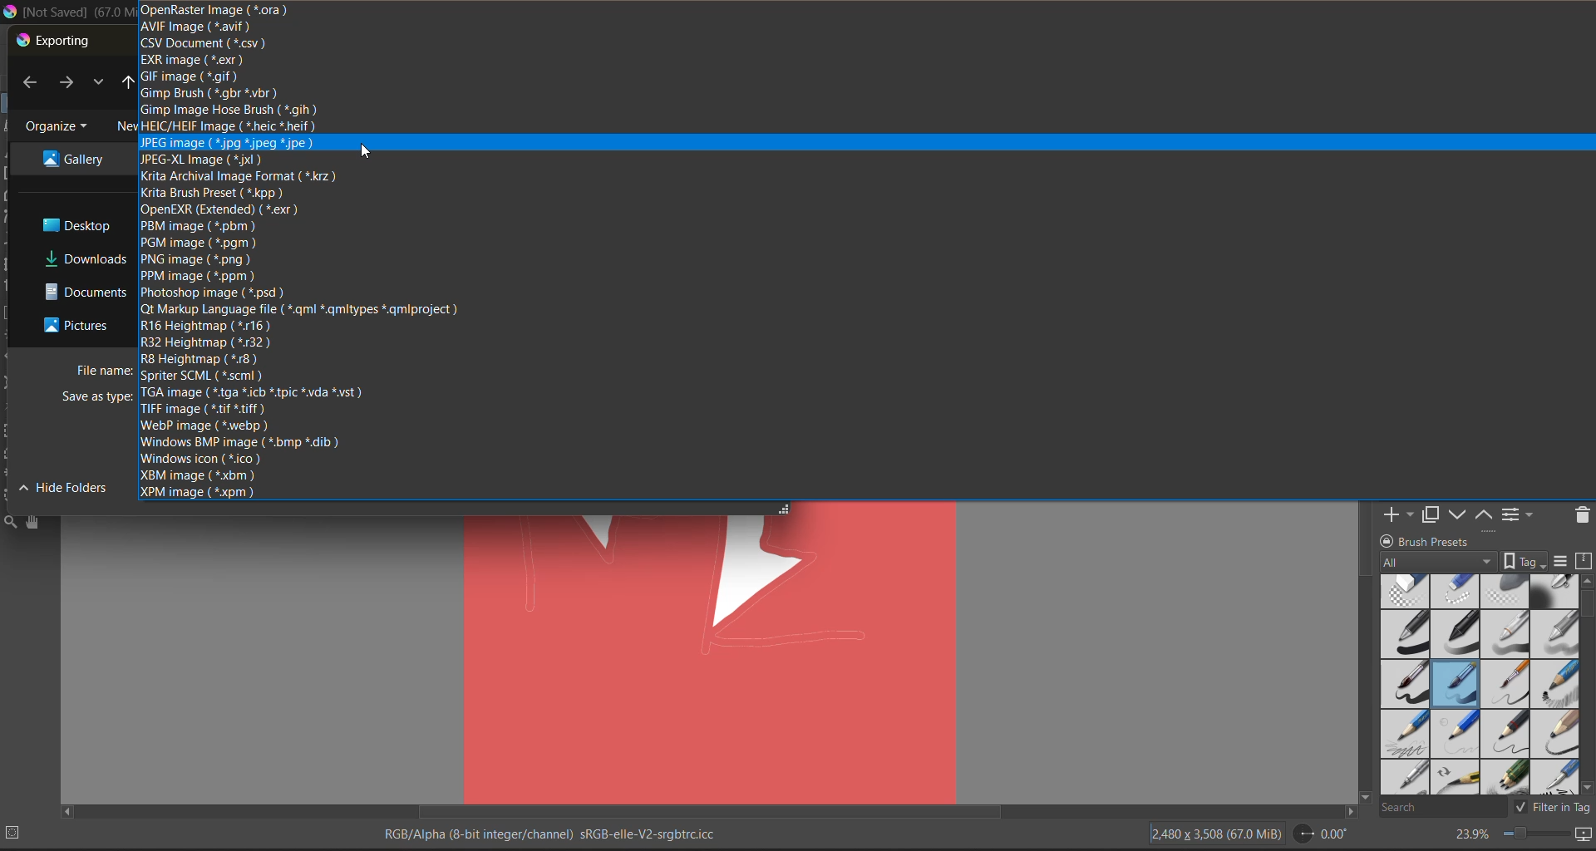 This screenshot has height=851, width=1596. I want to click on avif image, so click(197, 27).